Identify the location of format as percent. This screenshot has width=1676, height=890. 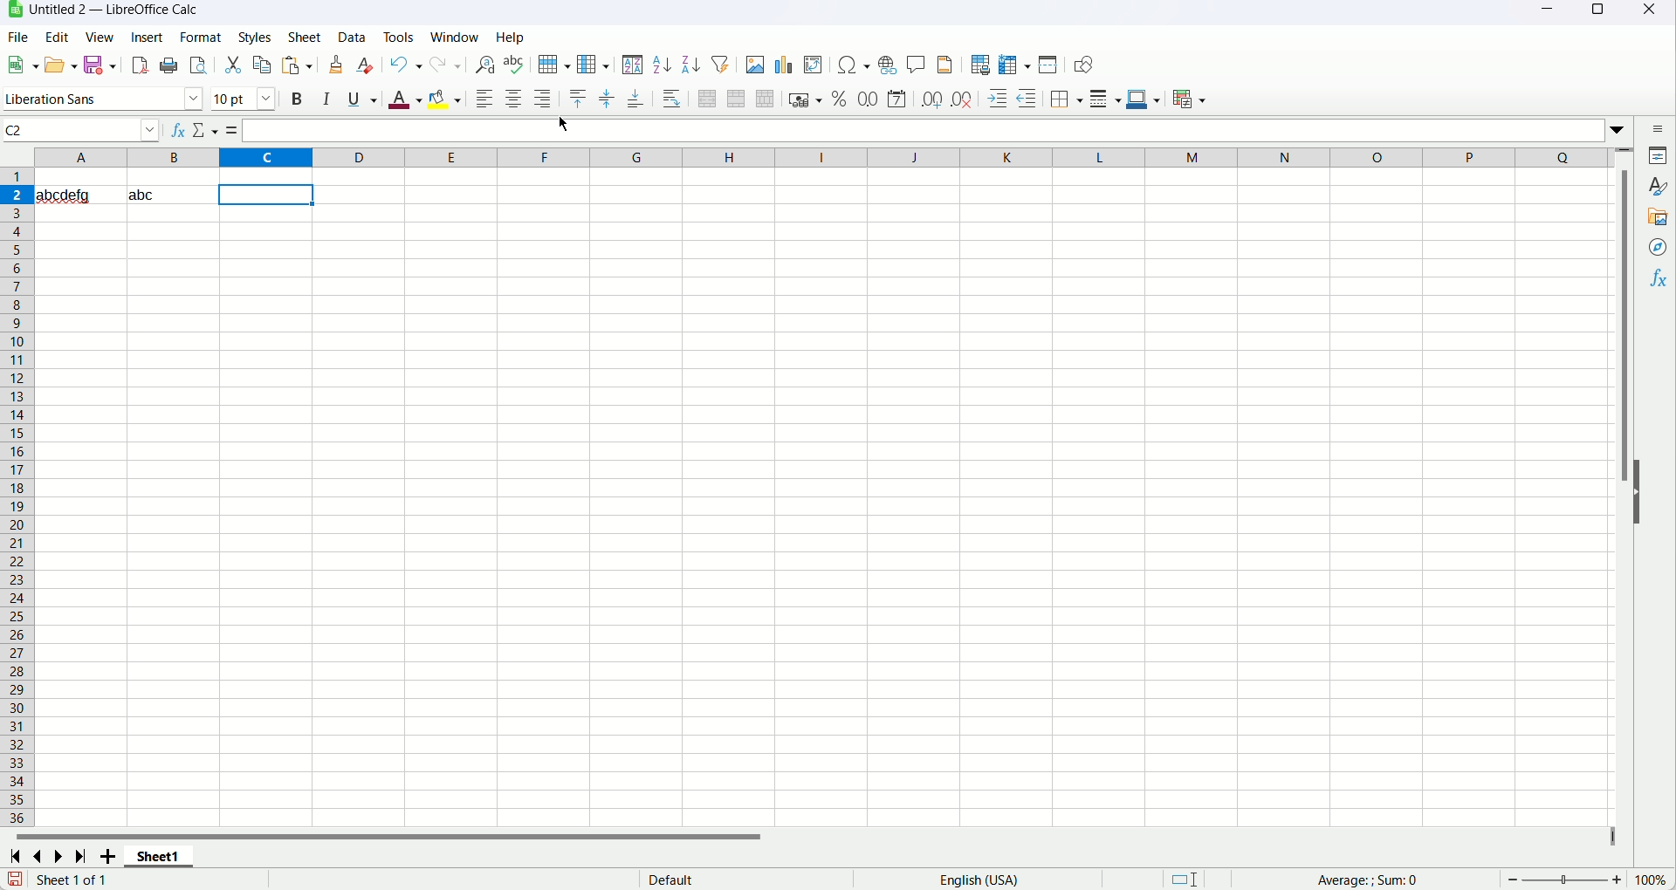
(841, 99).